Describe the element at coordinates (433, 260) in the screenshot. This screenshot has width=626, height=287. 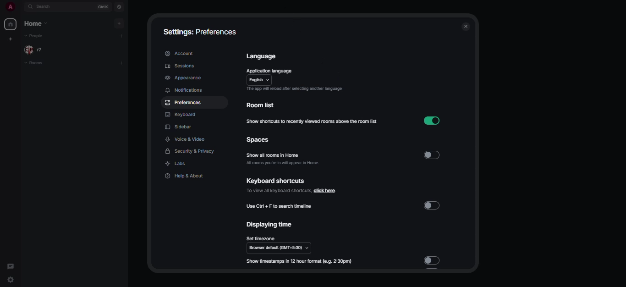
I see `disabled` at that location.